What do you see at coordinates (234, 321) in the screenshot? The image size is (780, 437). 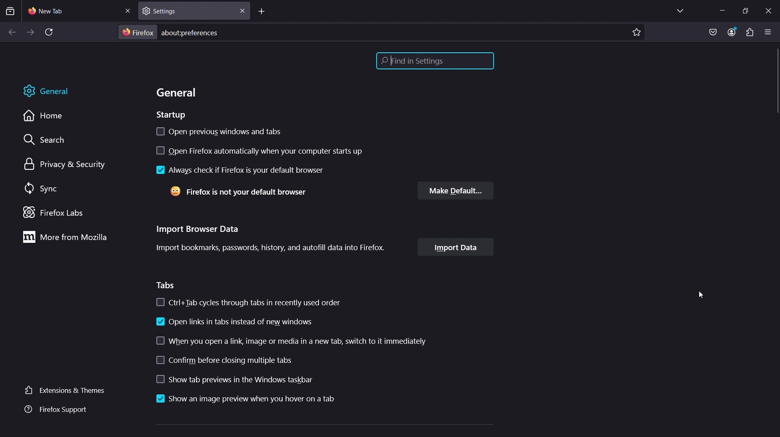 I see `Open links in tabs instead of new windows` at bounding box center [234, 321].